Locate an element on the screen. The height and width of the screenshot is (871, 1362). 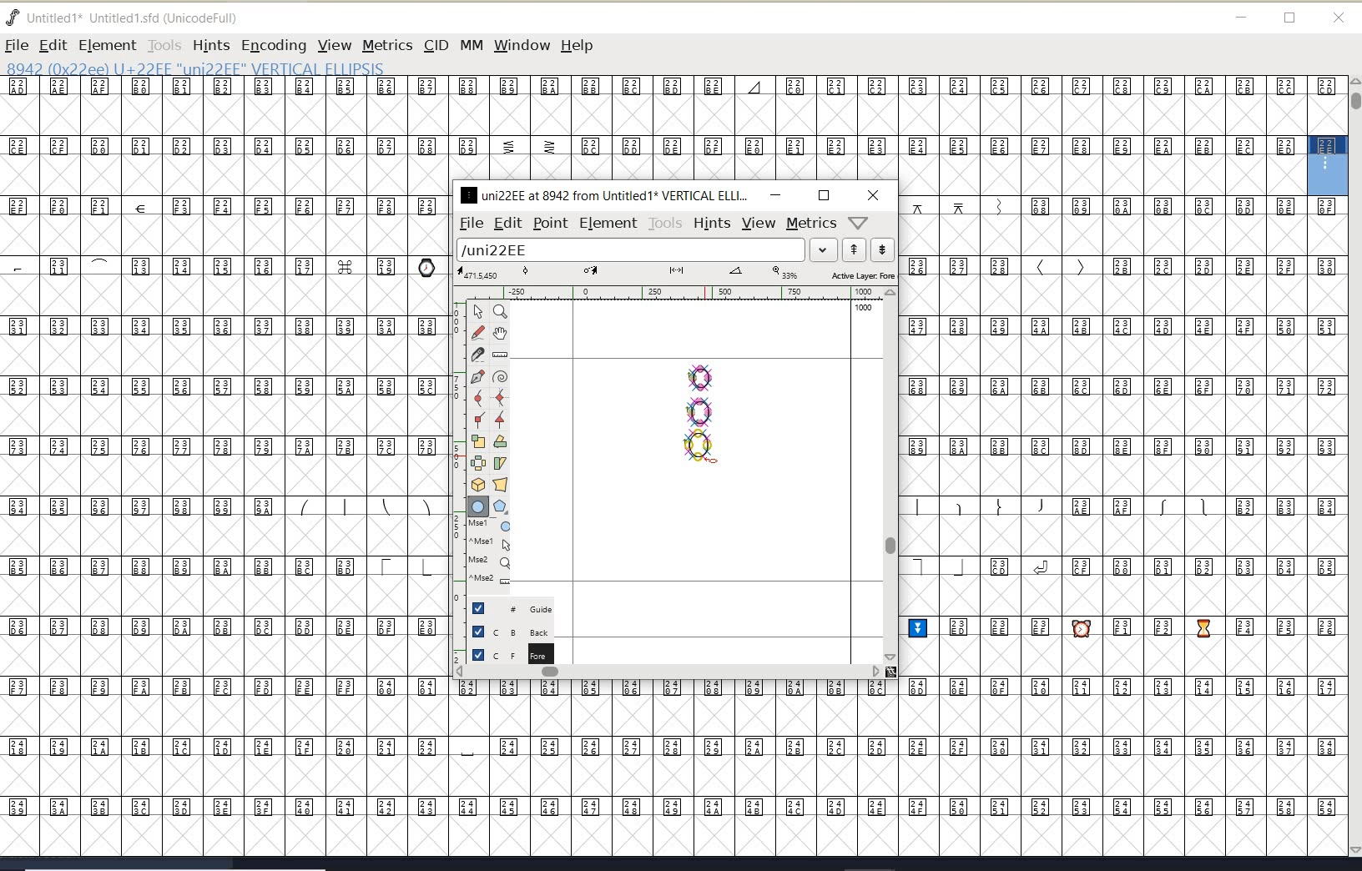
file is located at coordinates (468, 224).